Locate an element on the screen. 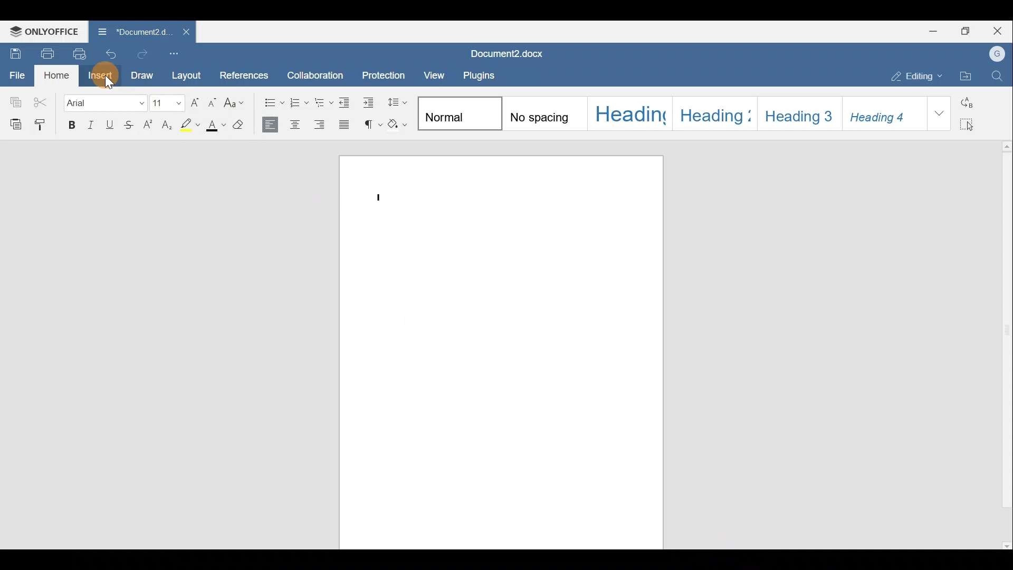 The width and height of the screenshot is (1013, 570). Shading is located at coordinates (399, 124).